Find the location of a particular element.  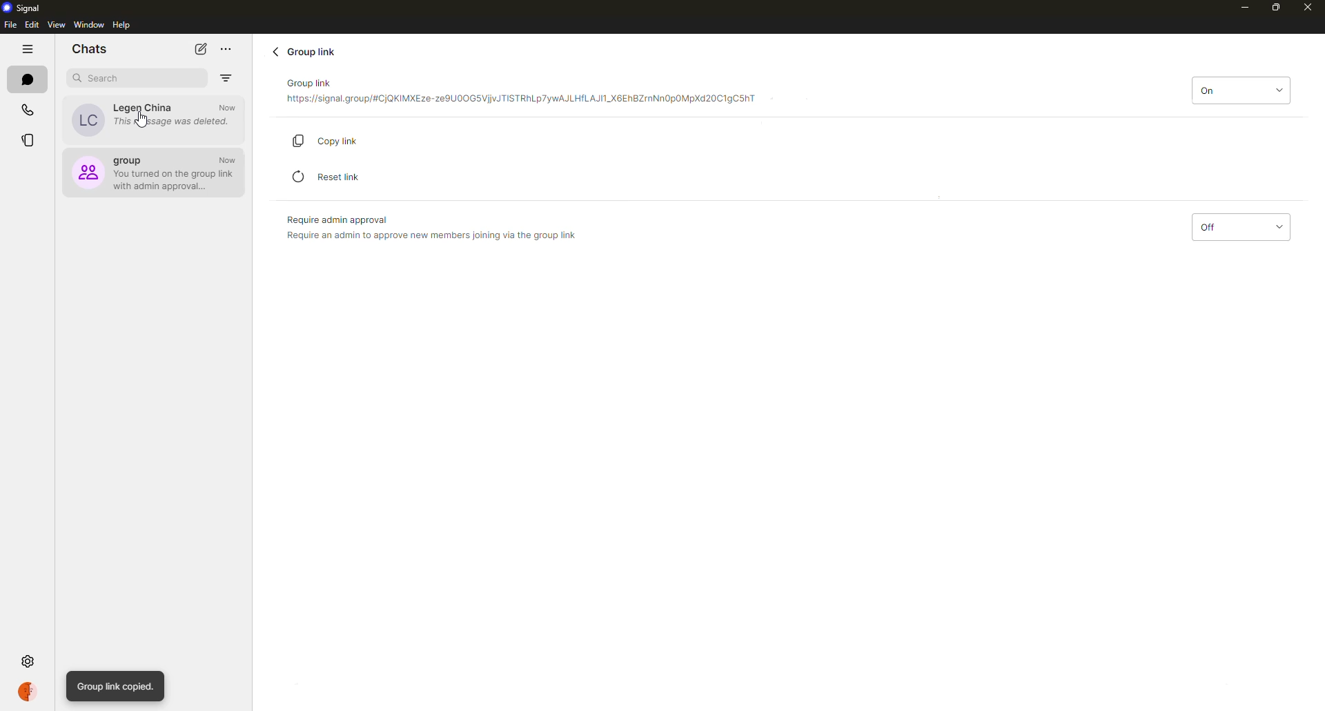

more is located at coordinates (226, 49).